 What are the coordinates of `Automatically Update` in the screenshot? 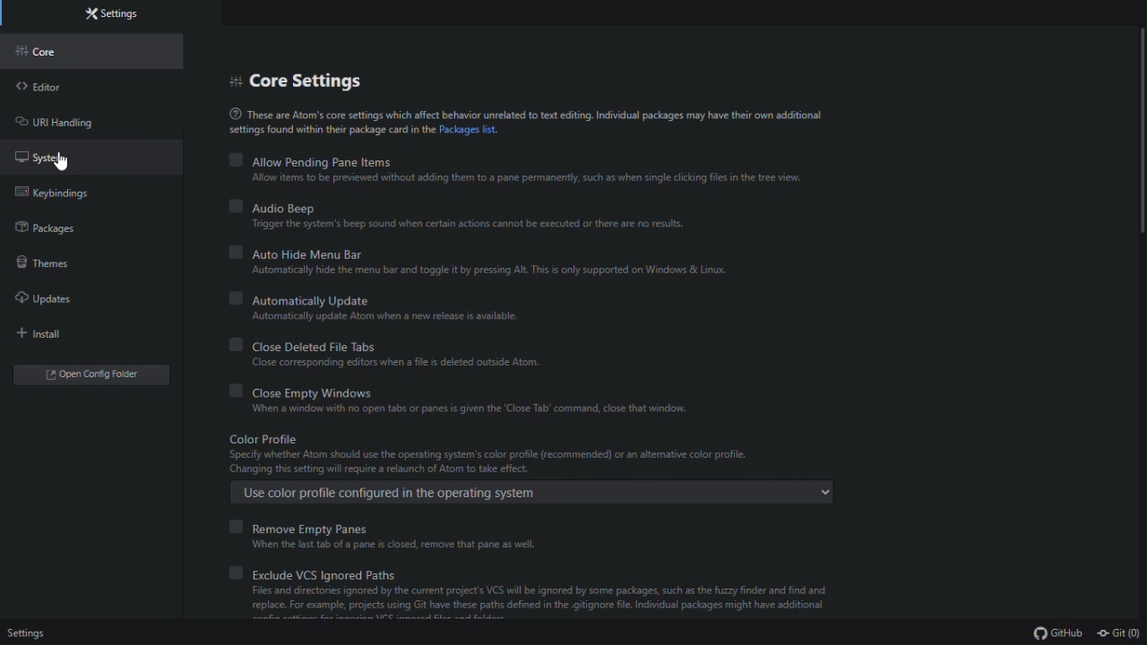 It's located at (307, 299).